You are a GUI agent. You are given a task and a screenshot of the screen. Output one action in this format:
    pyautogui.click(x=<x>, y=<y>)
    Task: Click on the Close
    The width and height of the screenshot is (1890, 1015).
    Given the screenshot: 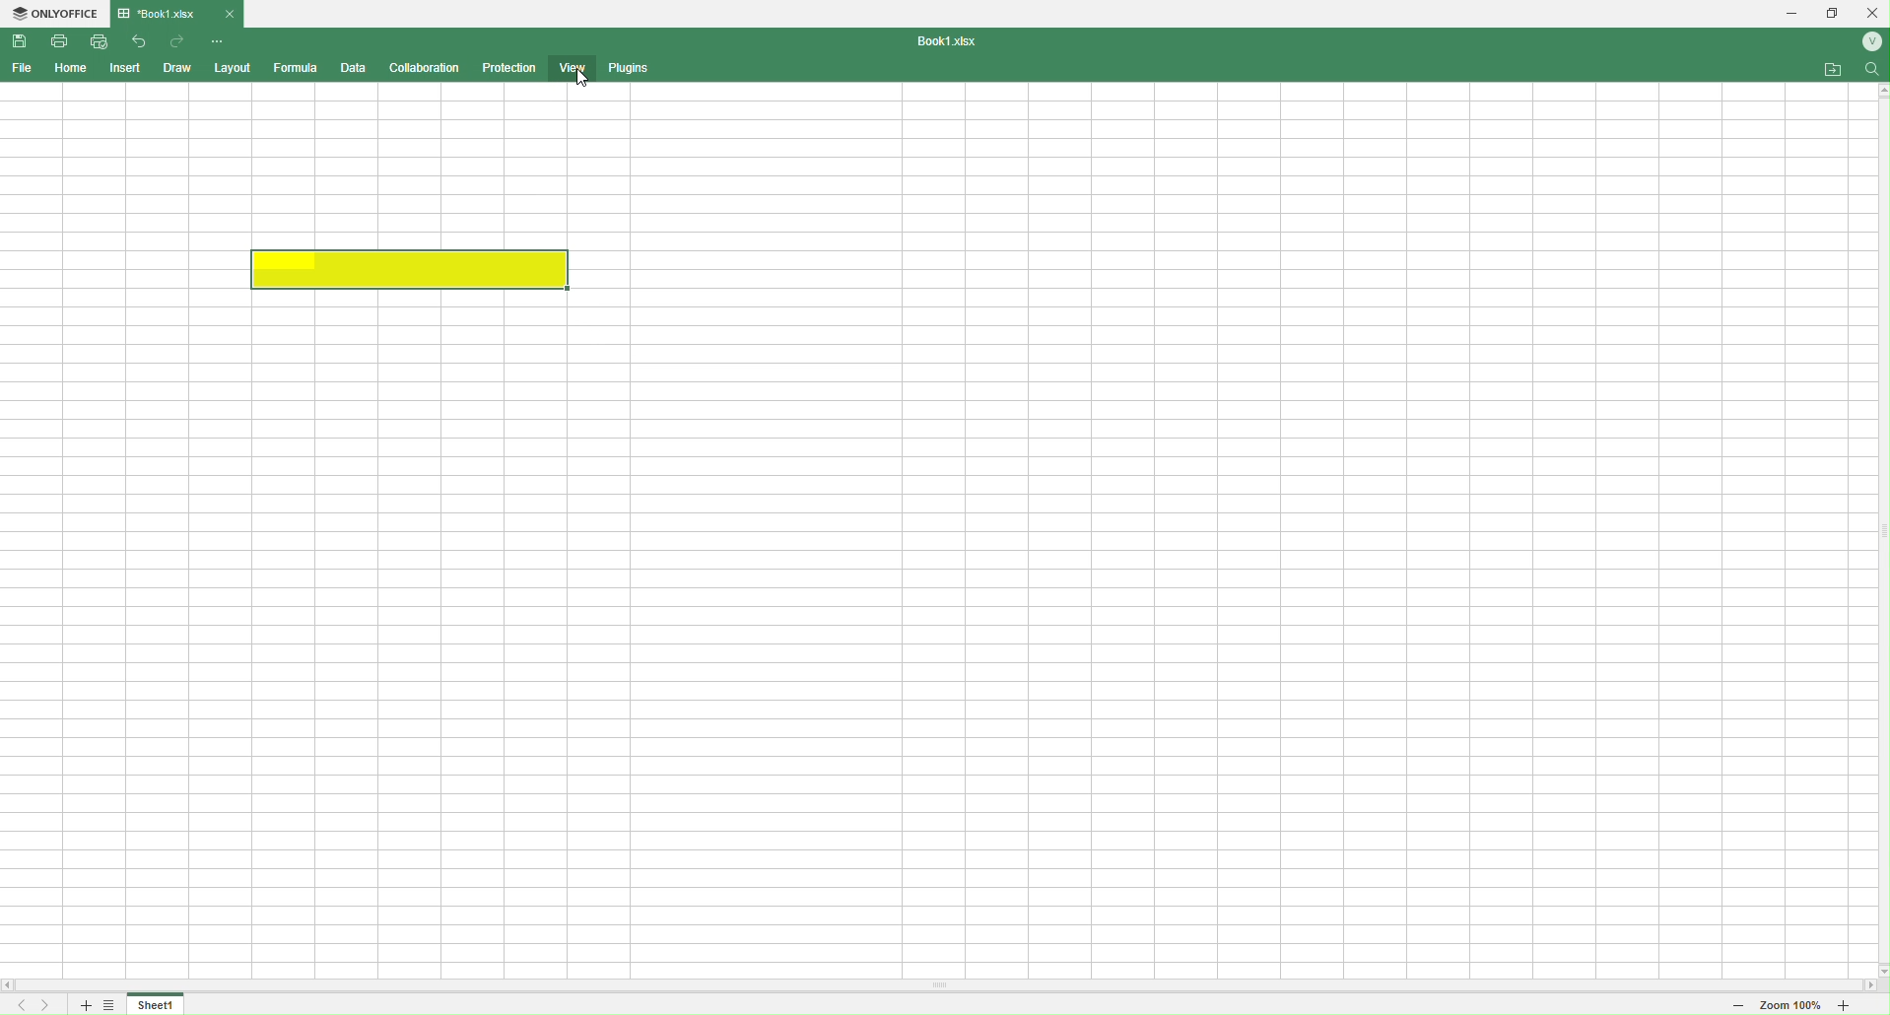 What is the action you would take?
    pyautogui.click(x=1872, y=12)
    